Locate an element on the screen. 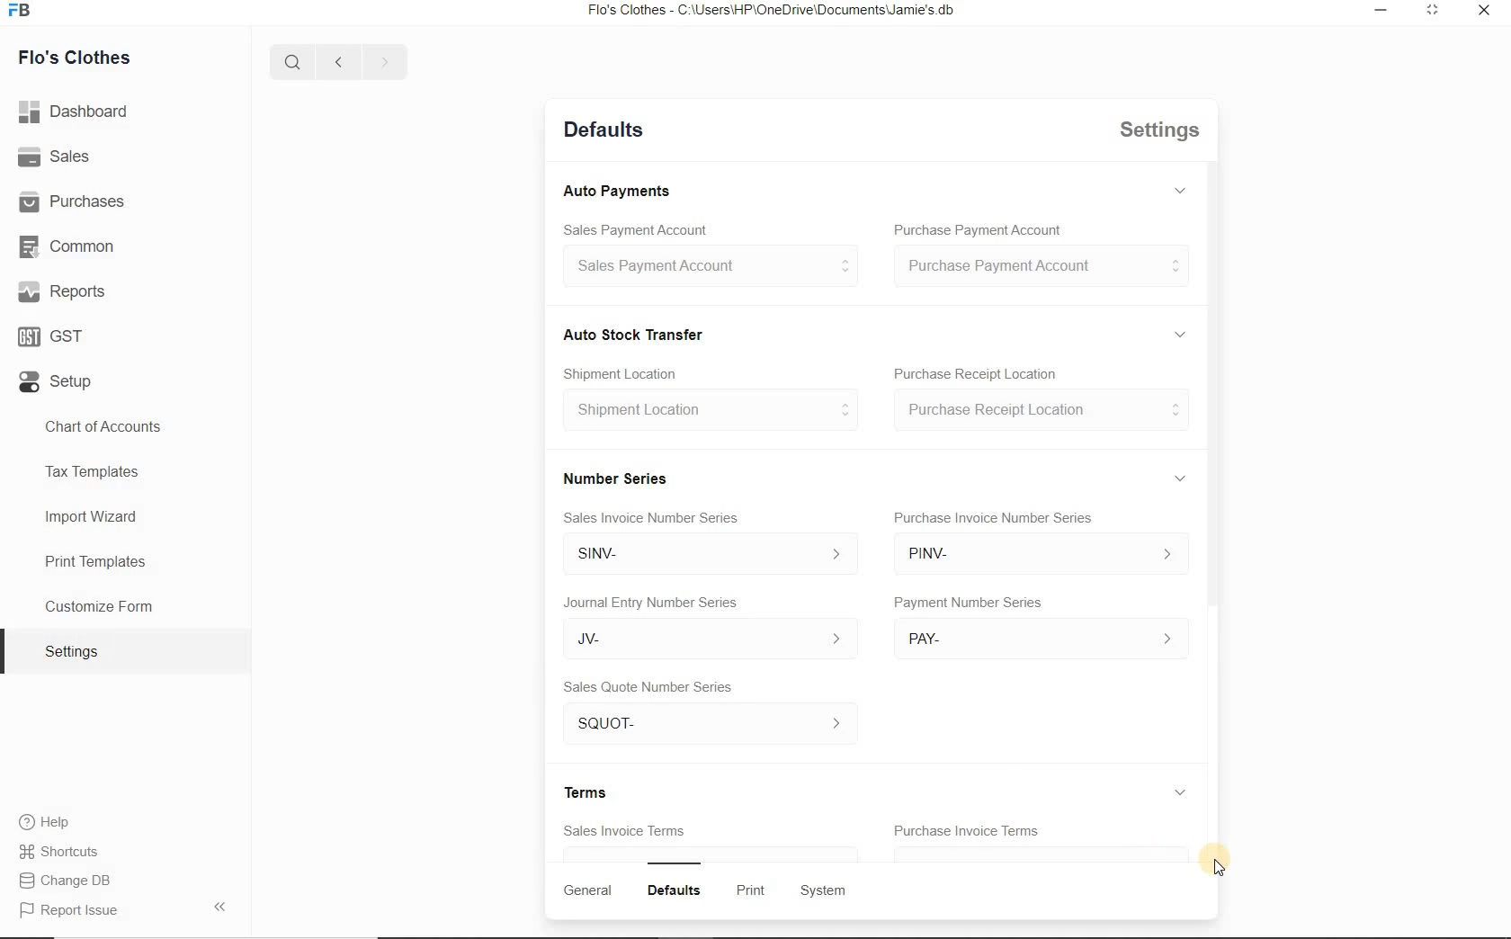  Expand is located at coordinates (1177, 794).